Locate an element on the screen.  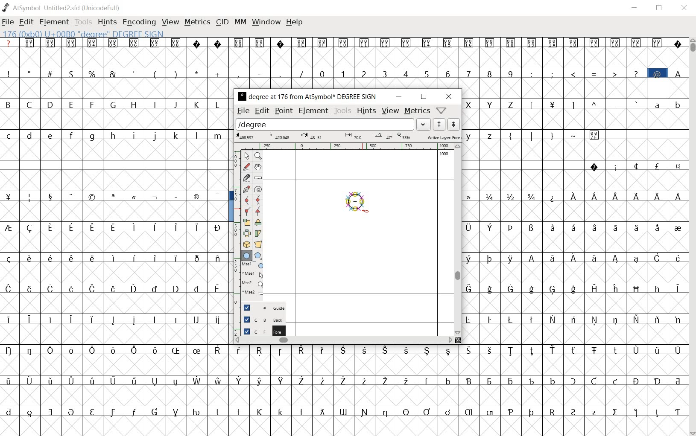
scrollbar is located at coordinates (343, 341).